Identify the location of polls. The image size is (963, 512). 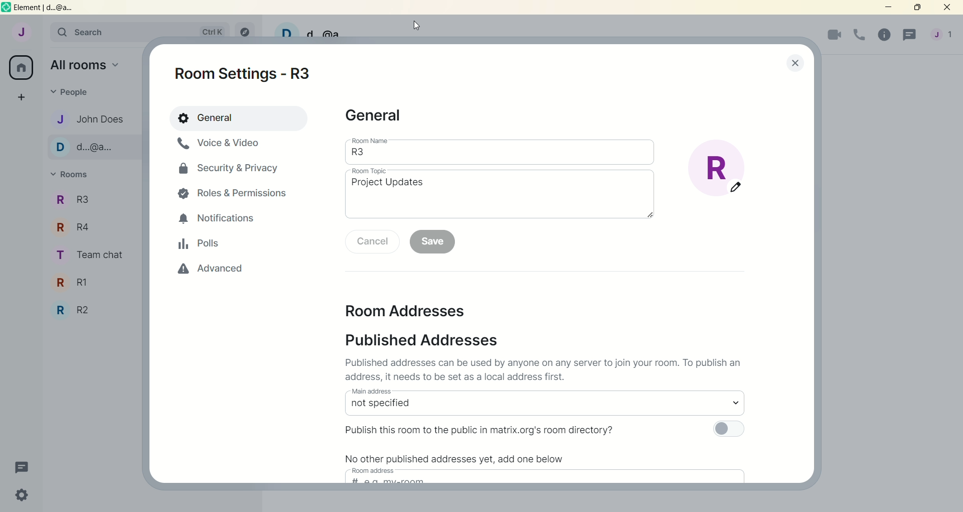
(199, 242).